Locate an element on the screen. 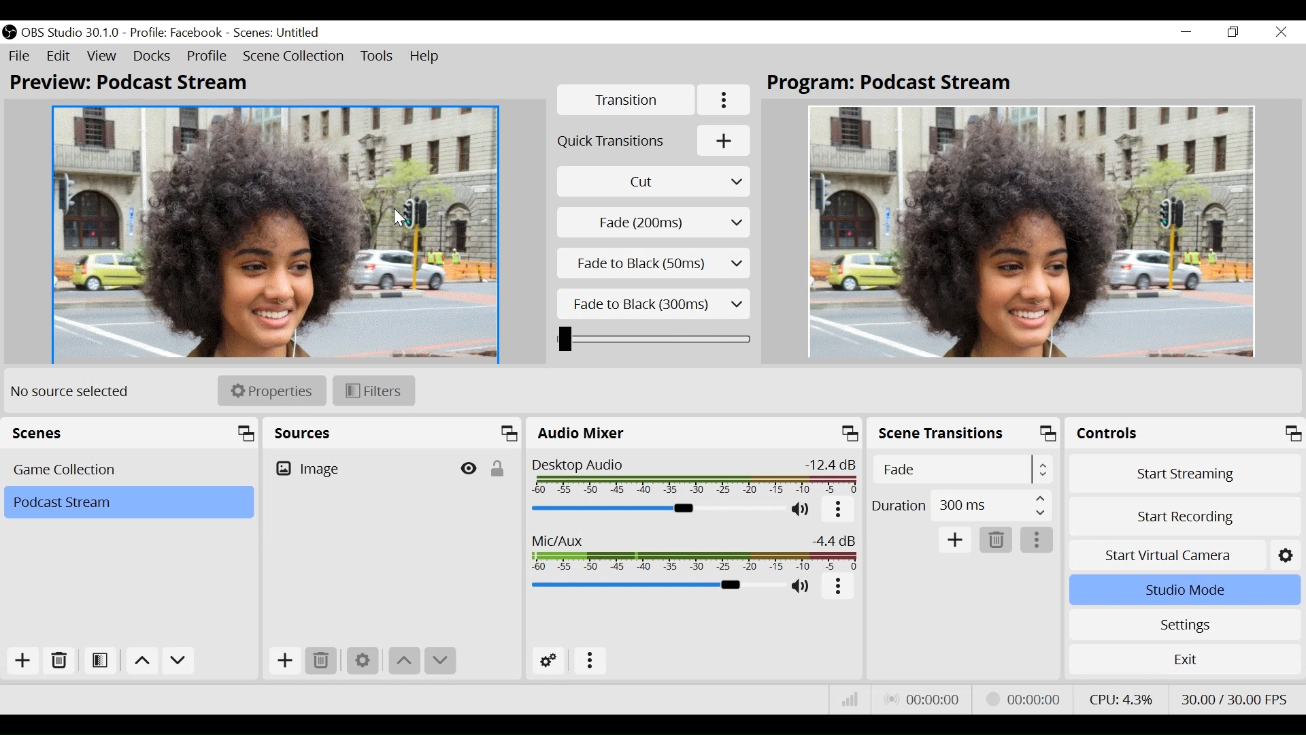  more options is located at coordinates (837, 587).